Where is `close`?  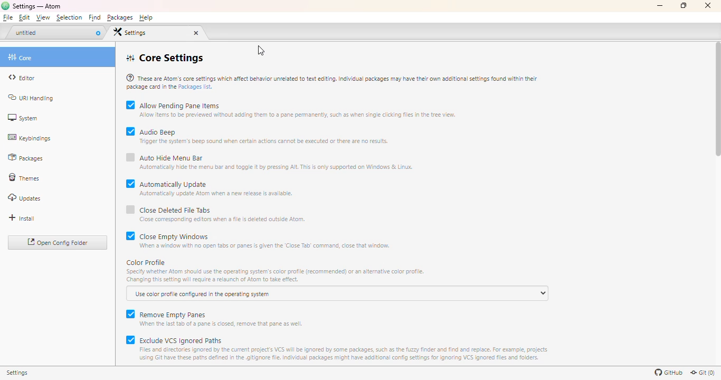
close is located at coordinates (708, 6).